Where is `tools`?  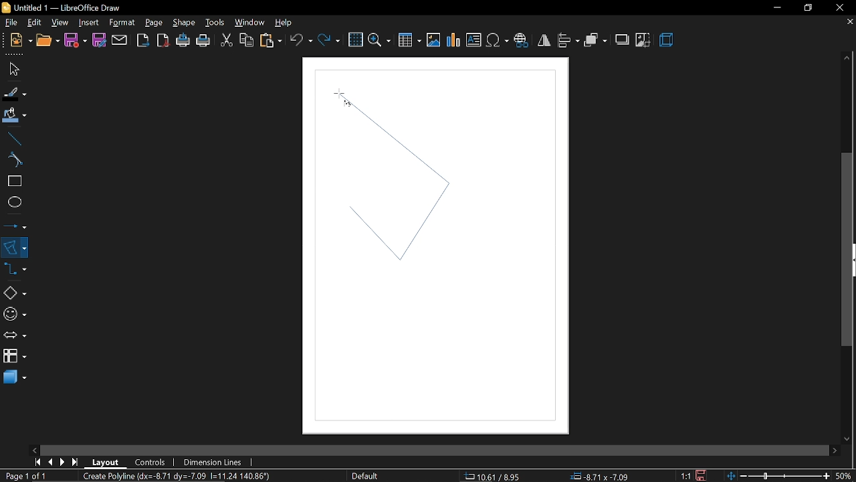
tools is located at coordinates (215, 23).